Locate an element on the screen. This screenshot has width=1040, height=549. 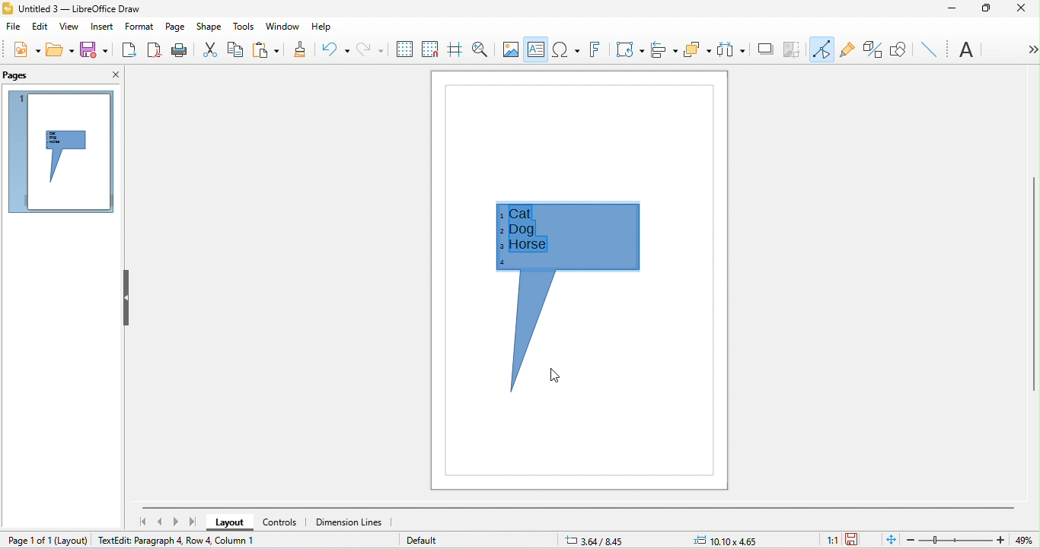
page 1 is located at coordinates (58, 151).